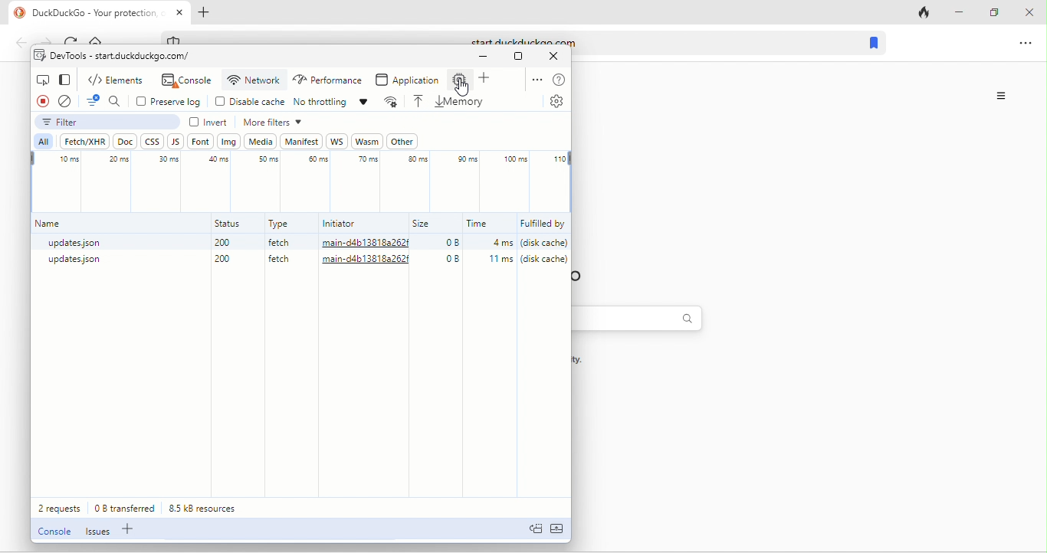  What do you see at coordinates (536, 79) in the screenshot?
I see `option` at bounding box center [536, 79].